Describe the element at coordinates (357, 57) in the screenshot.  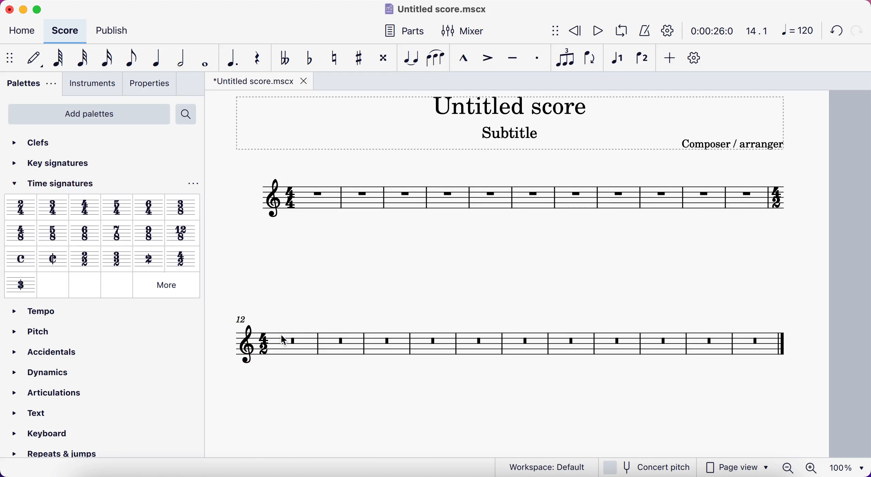
I see `toggle sharp` at that location.